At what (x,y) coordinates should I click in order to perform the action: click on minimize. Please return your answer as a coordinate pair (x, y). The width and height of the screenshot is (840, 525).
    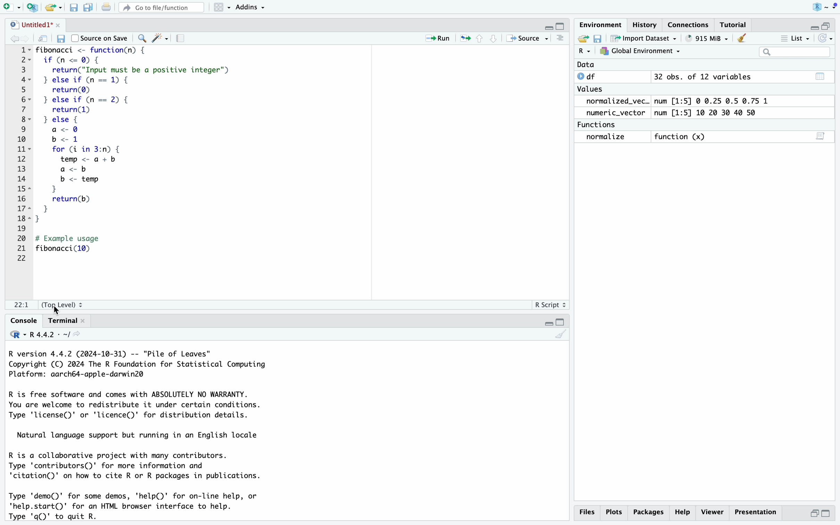
    Looking at the image, I should click on (812, 25).